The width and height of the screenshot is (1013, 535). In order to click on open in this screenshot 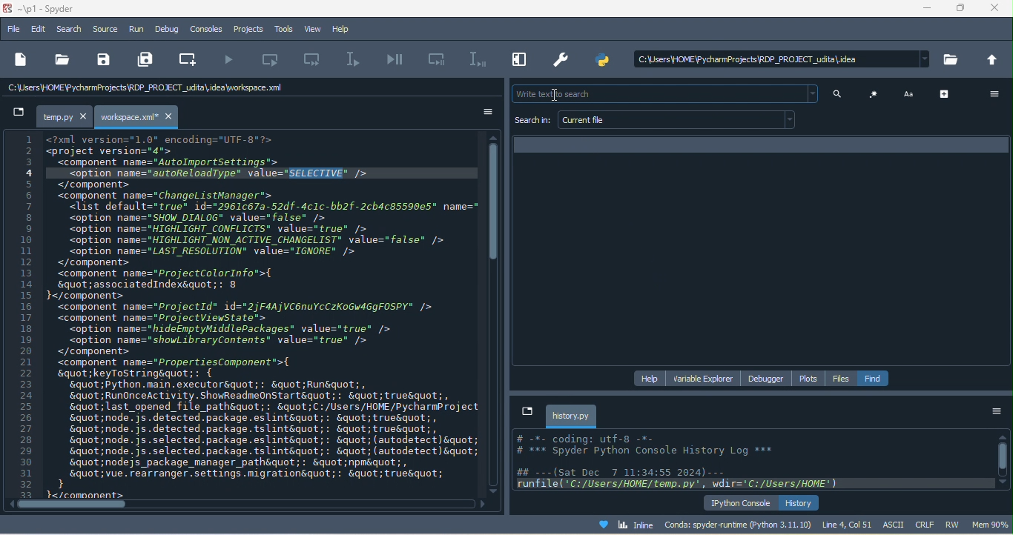, I will do `click(62, 59)`.